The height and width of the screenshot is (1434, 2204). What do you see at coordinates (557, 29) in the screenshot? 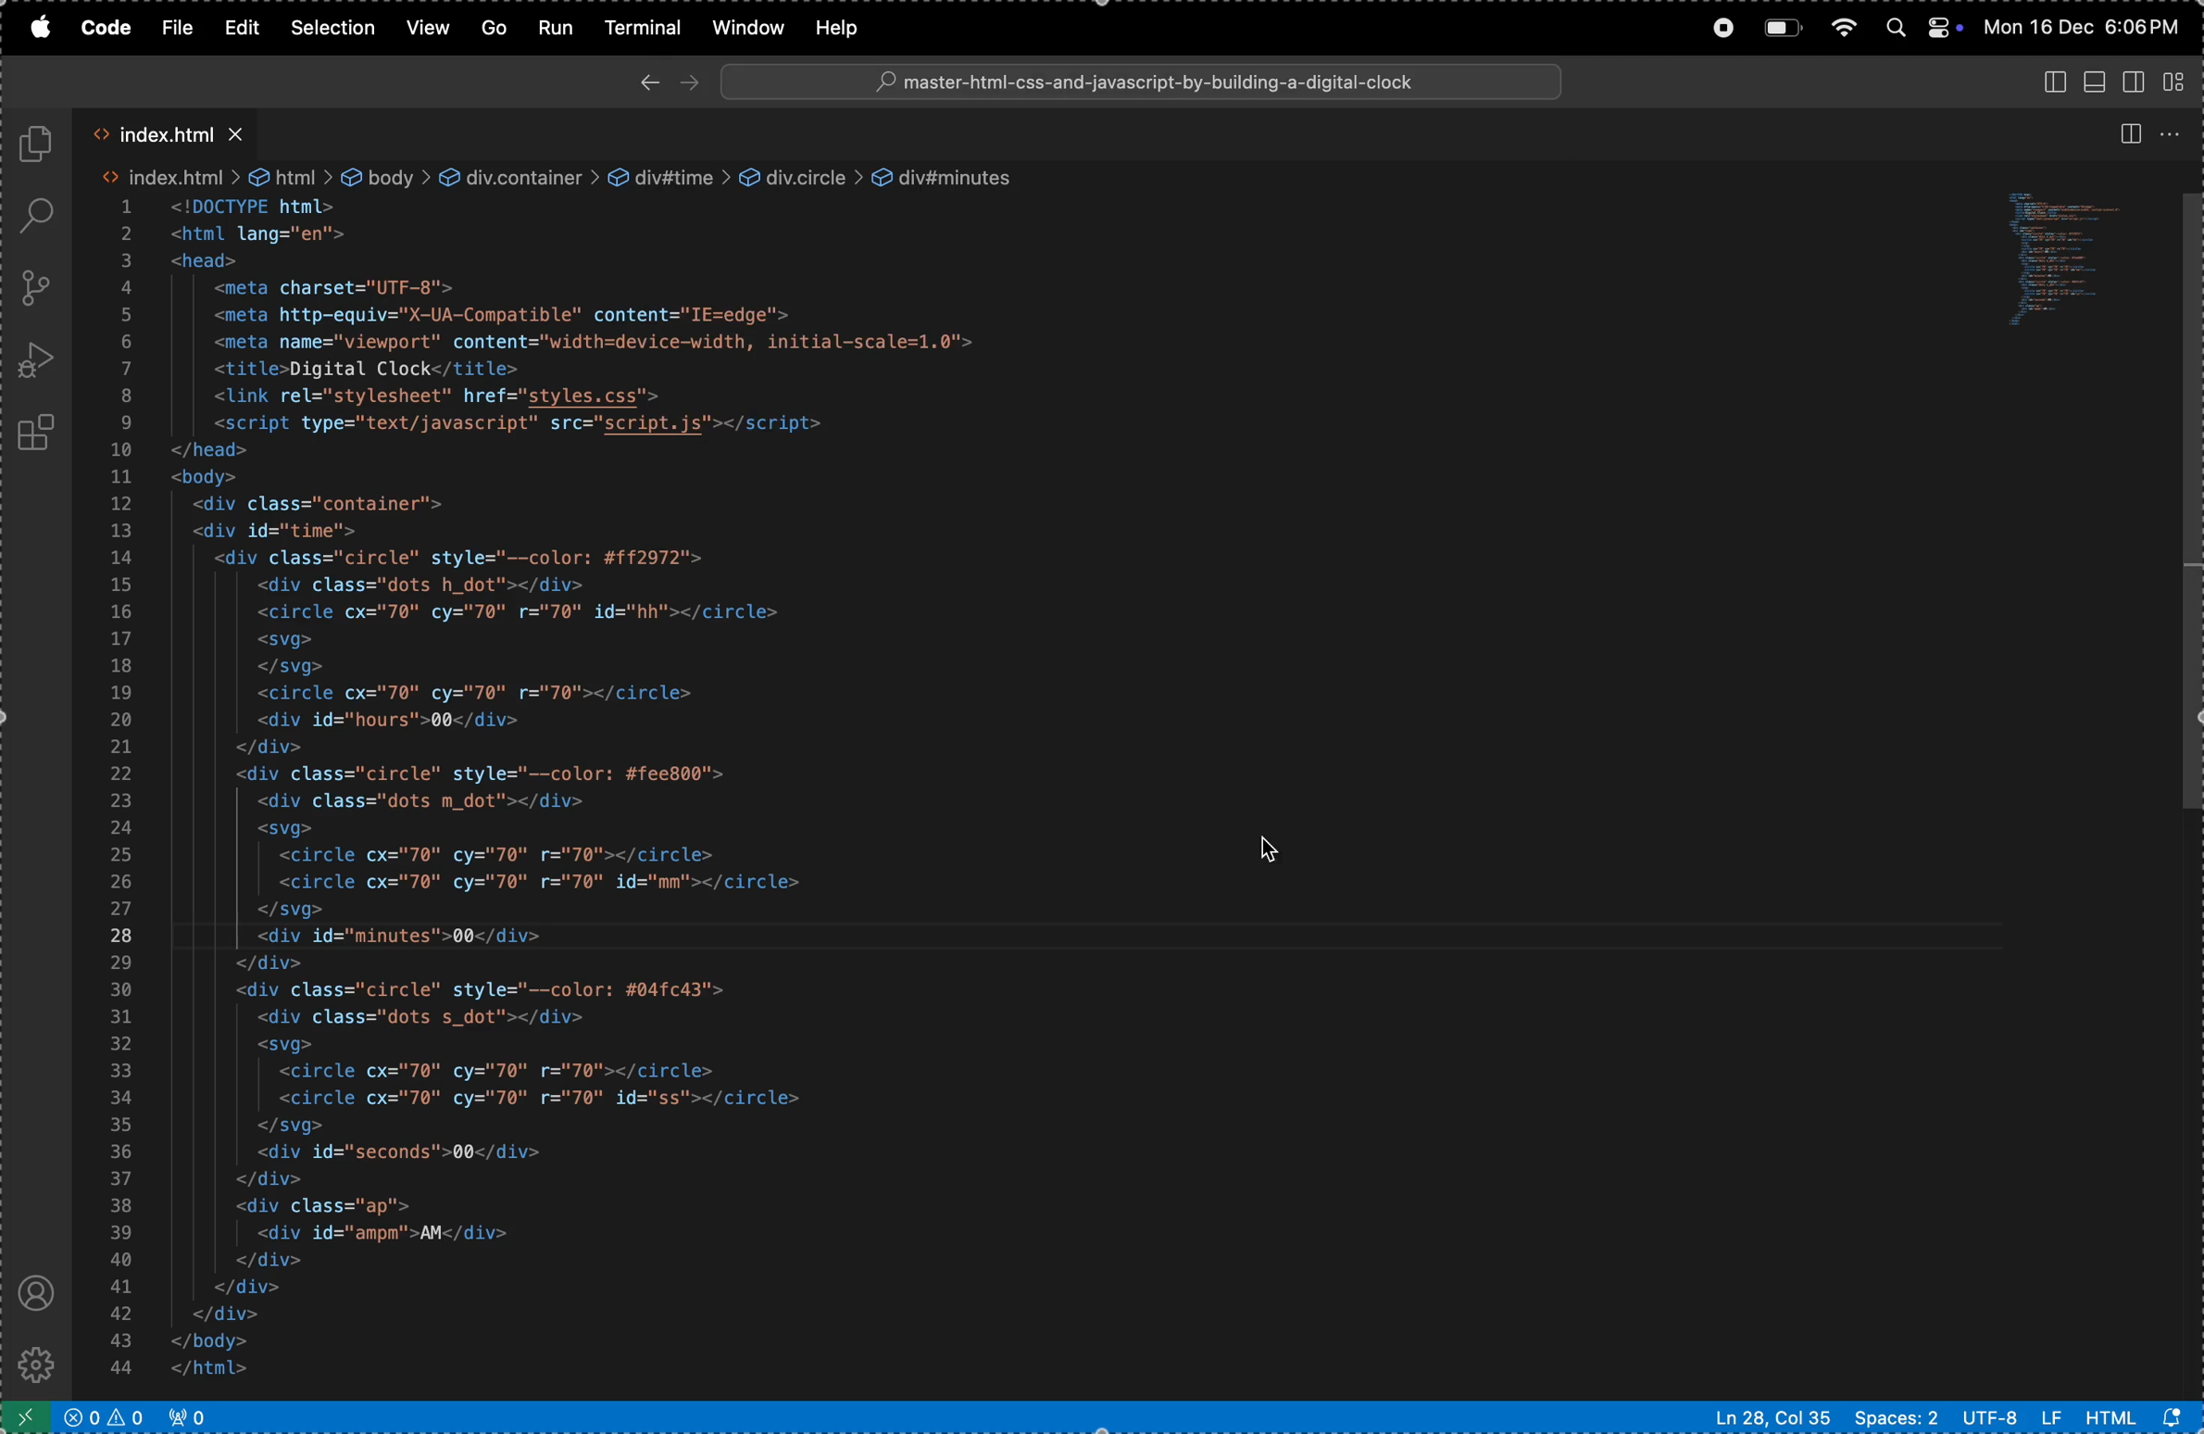
I see `run` at bounding box center [557, 29].